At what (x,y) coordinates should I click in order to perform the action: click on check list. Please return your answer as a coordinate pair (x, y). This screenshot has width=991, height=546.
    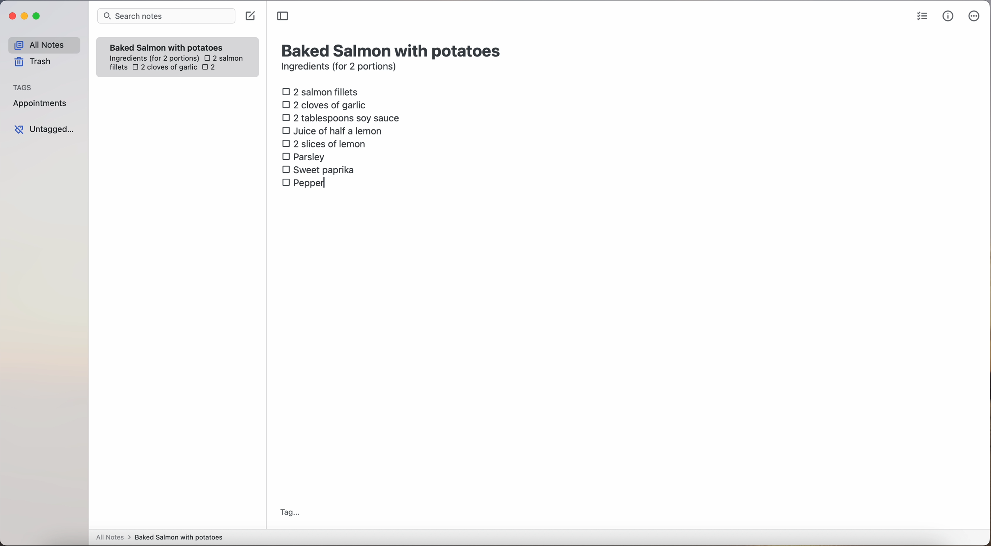
    Looking at the image, I should click on (922, 17).